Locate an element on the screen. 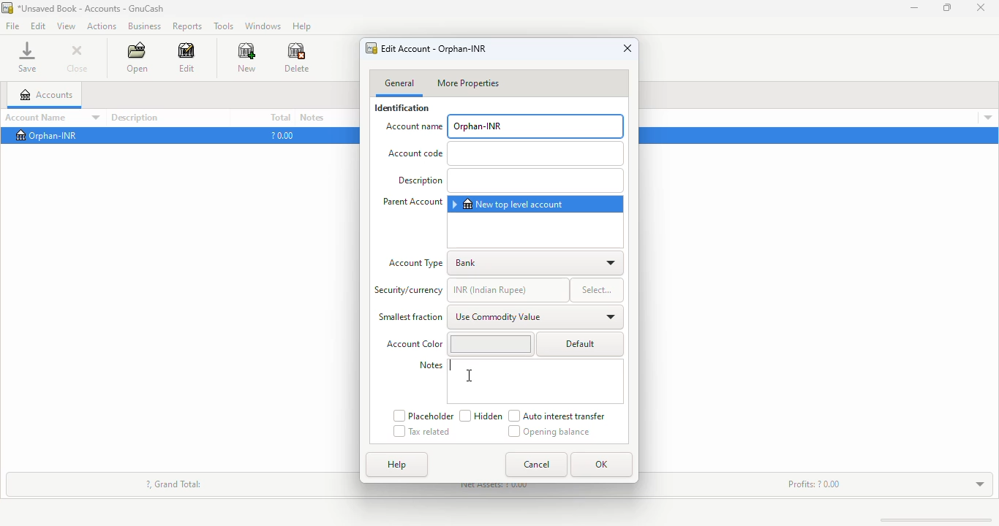 The image size is (999, 526). windows is located at coordinates (263, 26).